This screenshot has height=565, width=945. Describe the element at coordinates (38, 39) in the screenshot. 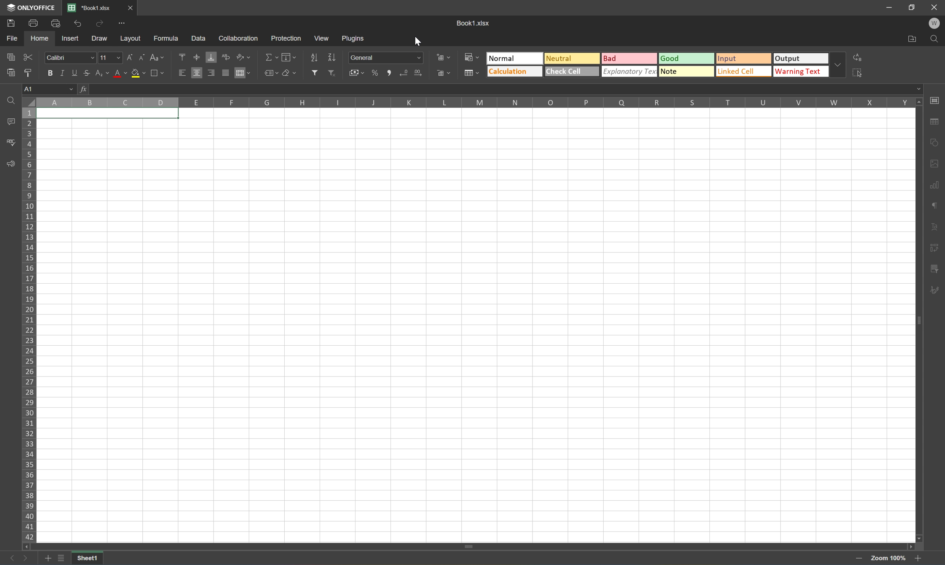

I see `Home` at that location.